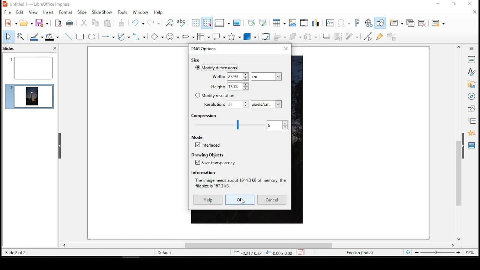  Describe the element at coordinates (70, 23) in the screenshot. I see `print` at that location.